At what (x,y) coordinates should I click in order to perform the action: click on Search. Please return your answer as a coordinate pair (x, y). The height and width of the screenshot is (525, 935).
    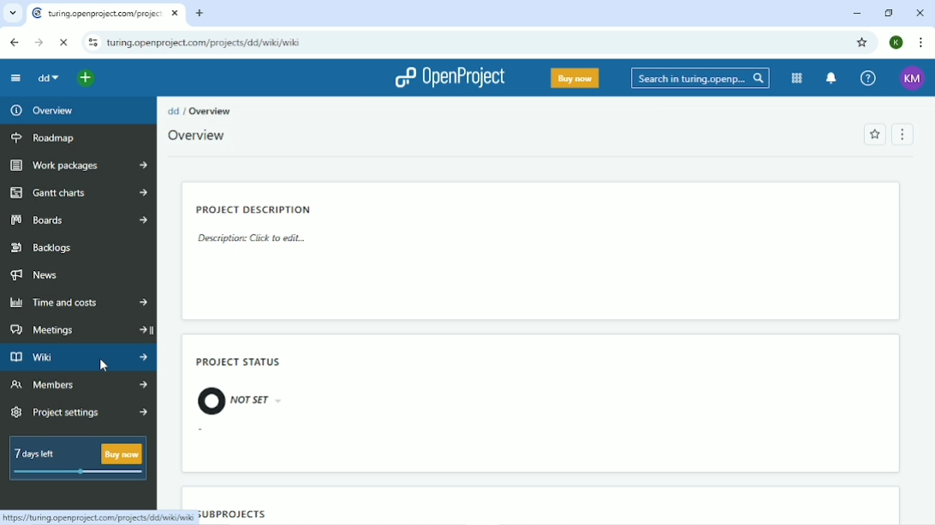
    Looking at the image, I should click on (700, 79).